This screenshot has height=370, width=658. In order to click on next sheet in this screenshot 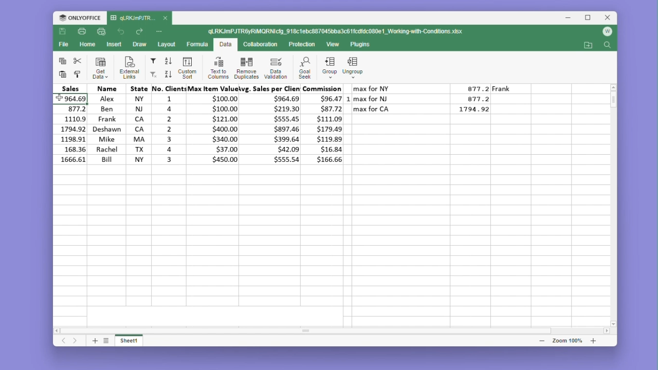, I will do `click(76, 341)`.